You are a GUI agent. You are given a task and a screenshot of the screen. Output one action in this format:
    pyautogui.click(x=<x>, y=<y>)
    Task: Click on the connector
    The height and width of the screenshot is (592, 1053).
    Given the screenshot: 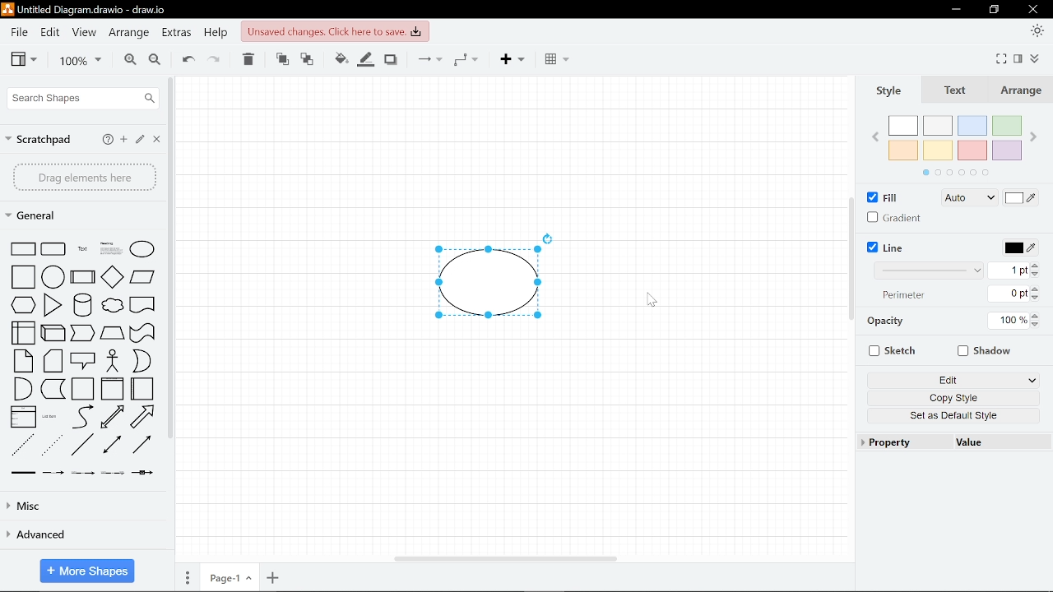 What is the action you would take?
    pyautogui.click(x=143, y=446)
    